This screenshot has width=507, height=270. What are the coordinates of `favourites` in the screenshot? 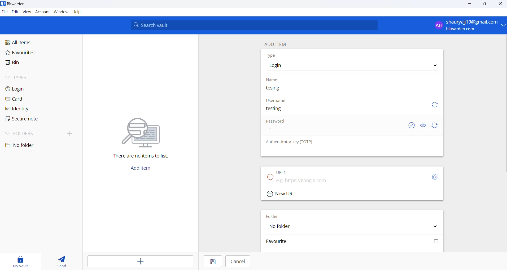 It's located at (29, 54).